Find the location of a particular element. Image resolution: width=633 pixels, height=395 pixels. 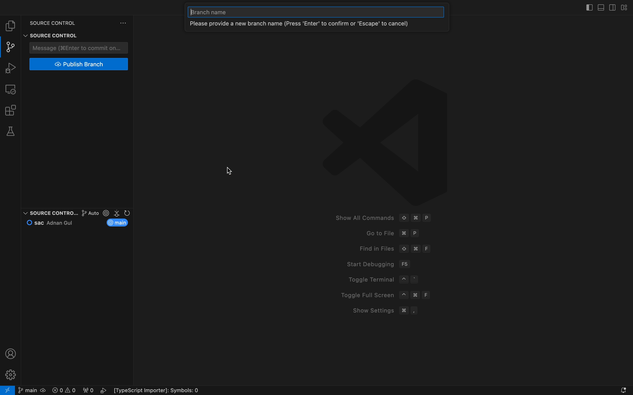

graph is located at coordinates (83, 213).